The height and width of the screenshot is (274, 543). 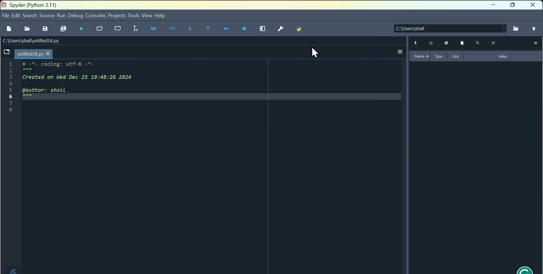 I want to click on Stop debugging, so click(x=244, y=30).